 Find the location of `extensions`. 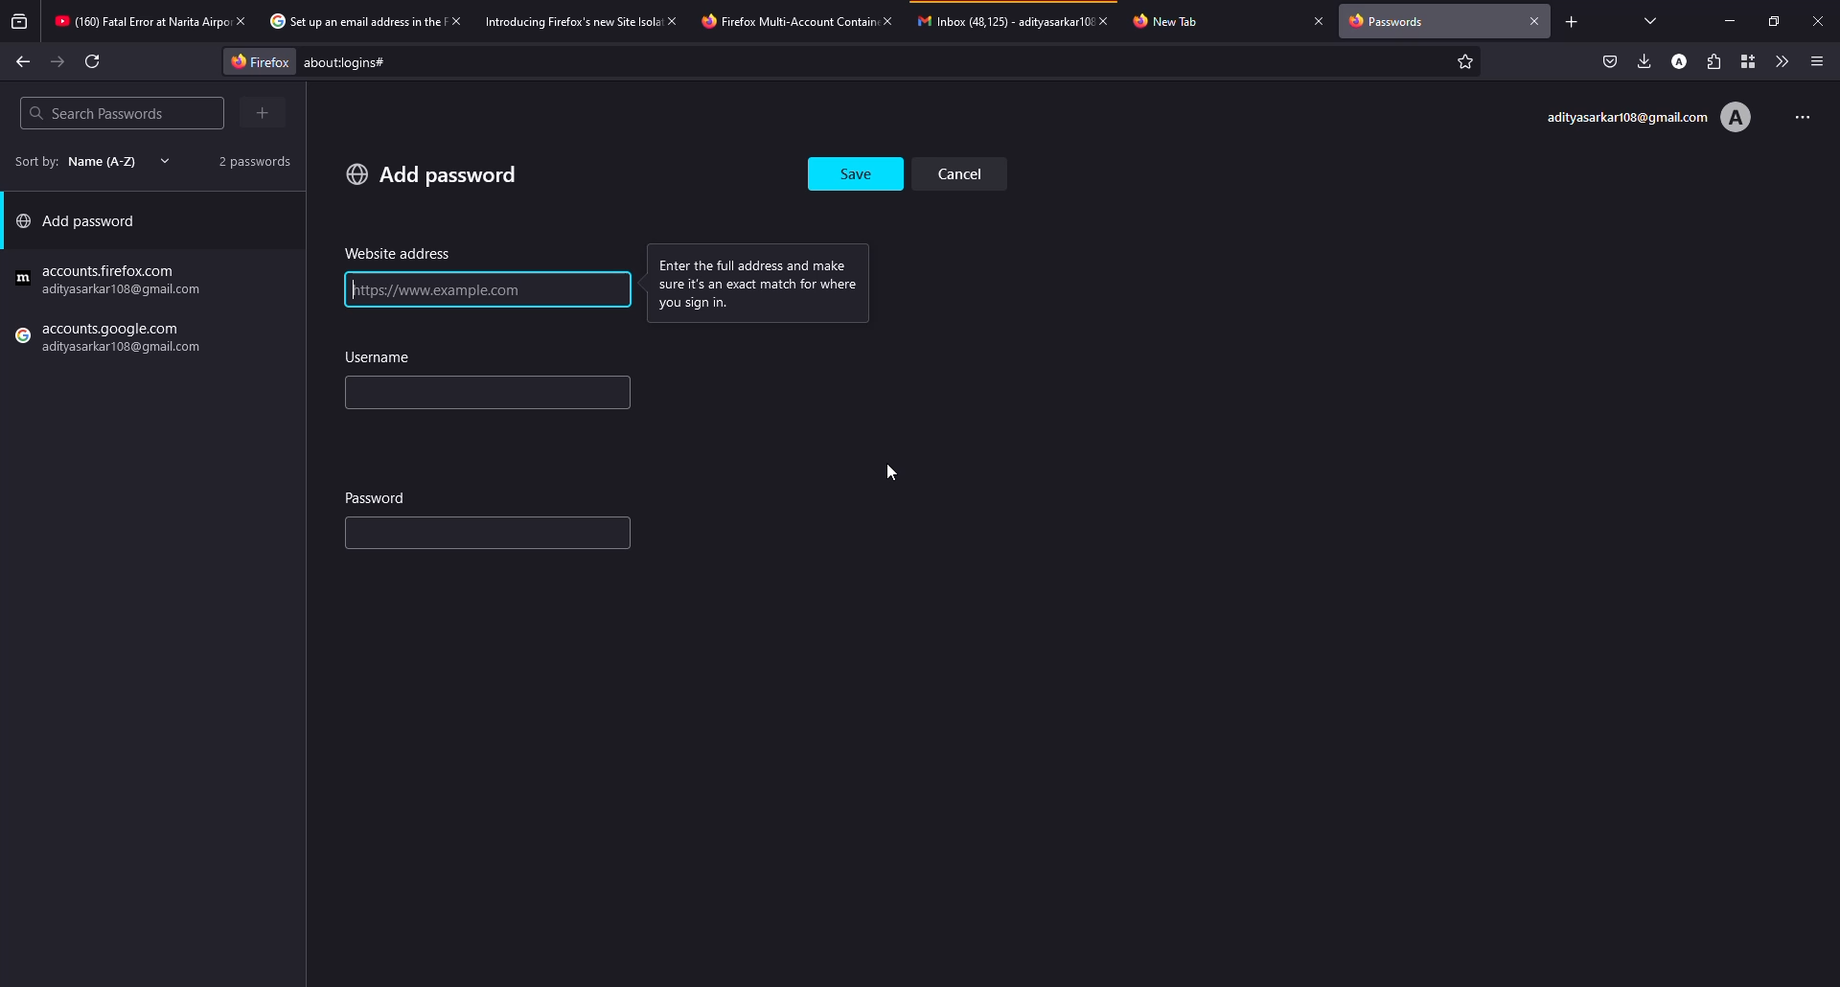

extensions is located at coordinates (1713, 61).